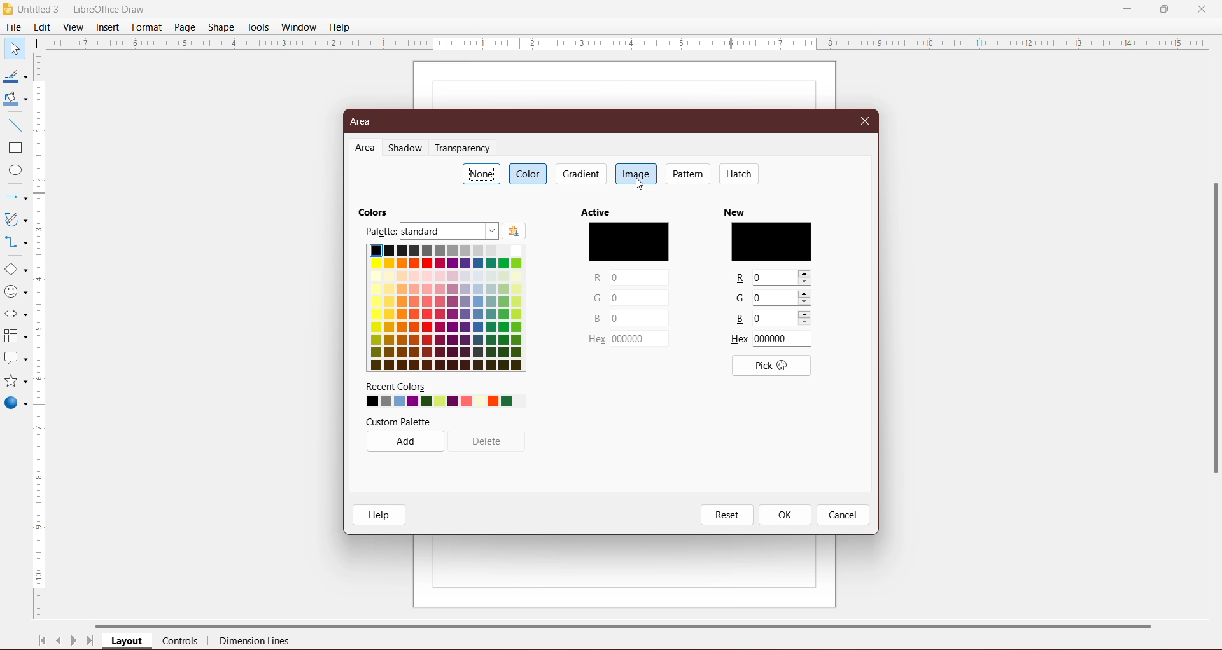 The image size is (1222, 650). What do you see at coordinates (638, 318) in the screenshot?
I see `0` at bounding box center [638, 318].